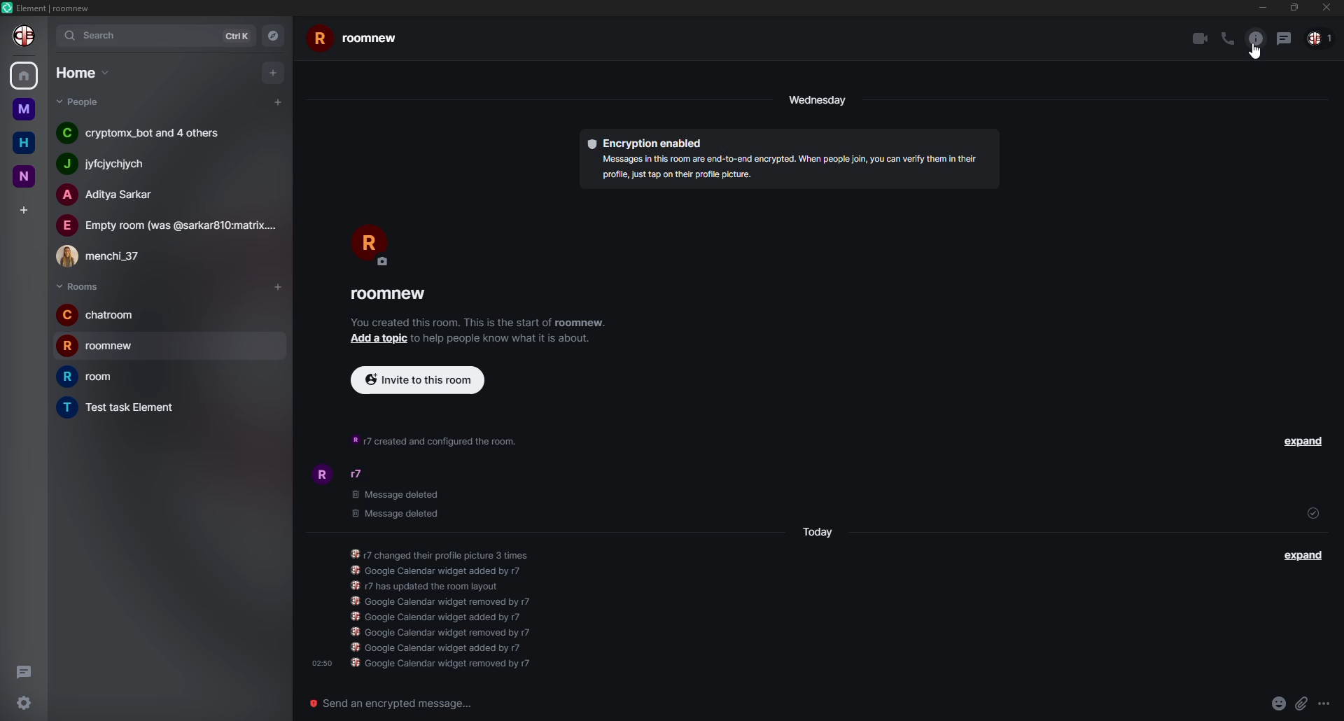 Image resolution: width=1344 pixels, height=721 pixels. I want to click on deleted, so click(396, 504).